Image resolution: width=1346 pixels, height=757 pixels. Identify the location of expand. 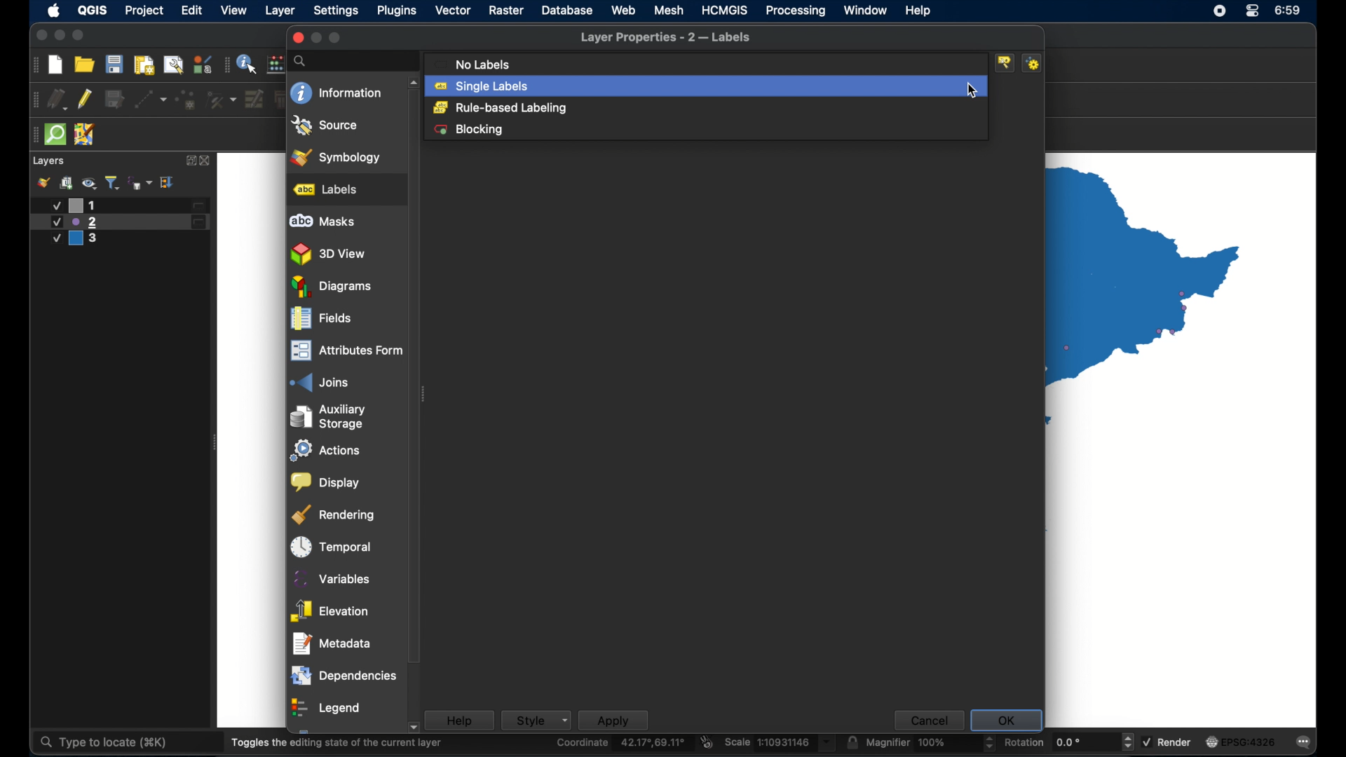
(189, 161).